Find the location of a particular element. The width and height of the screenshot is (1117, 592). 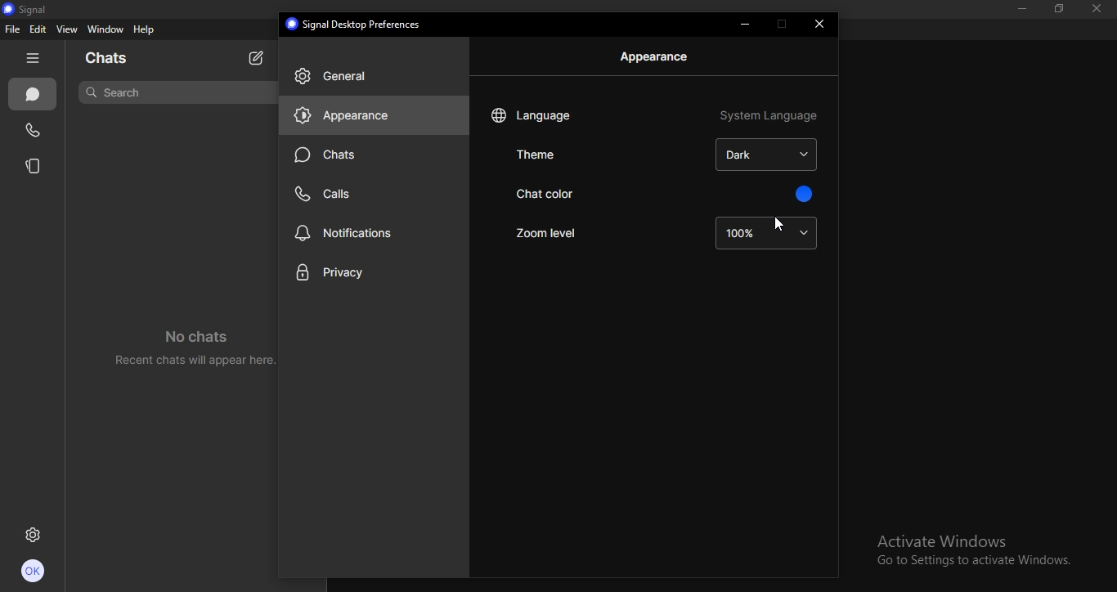

privacy is located at coordinates (347, 272).